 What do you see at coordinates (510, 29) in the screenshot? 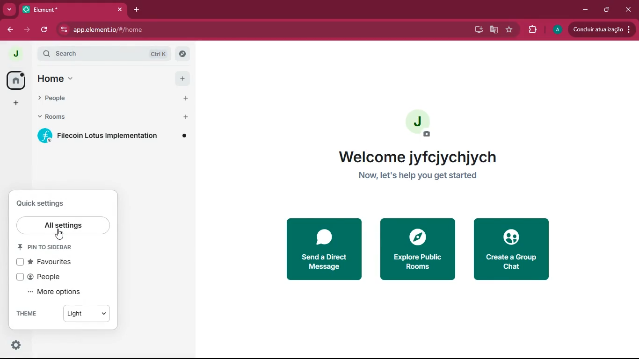
I see `favourite` at bounding box center [510, 29].